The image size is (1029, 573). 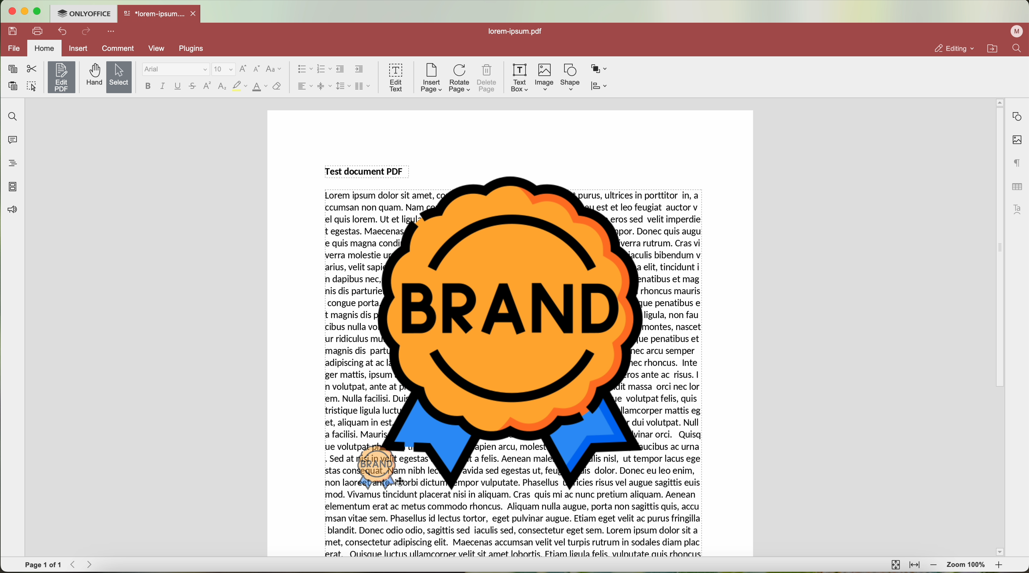 What do you see at coordinates (10, 163) in the screenshot?
I see `headings` at bounding box center [10, 163].